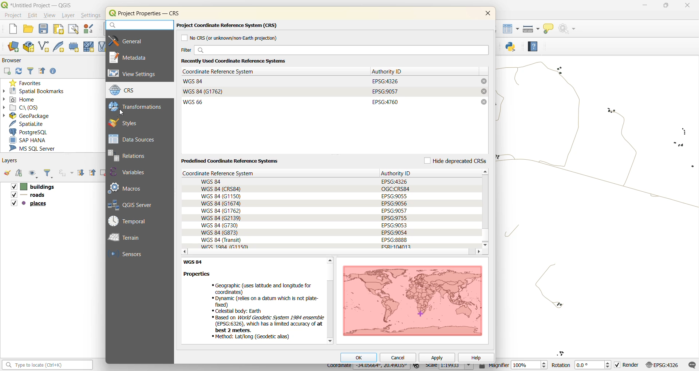 The width and height of the screenshot is (699, 371). I want to click on c\:os, so click(24, 108).